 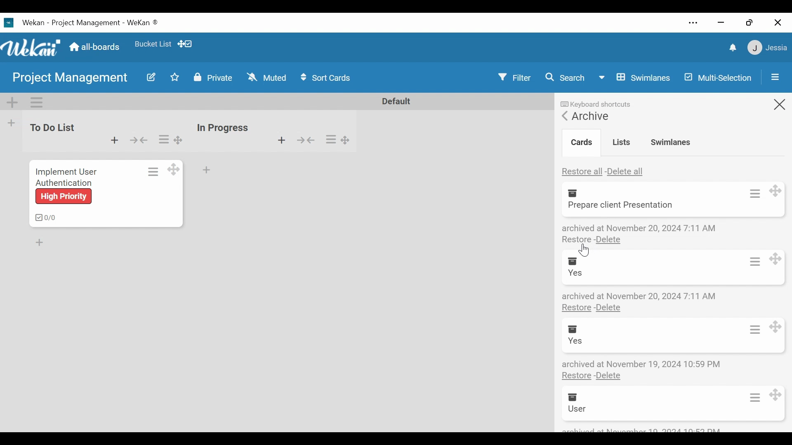 I want to click on Sort Cards, so click(x=327, y=77).